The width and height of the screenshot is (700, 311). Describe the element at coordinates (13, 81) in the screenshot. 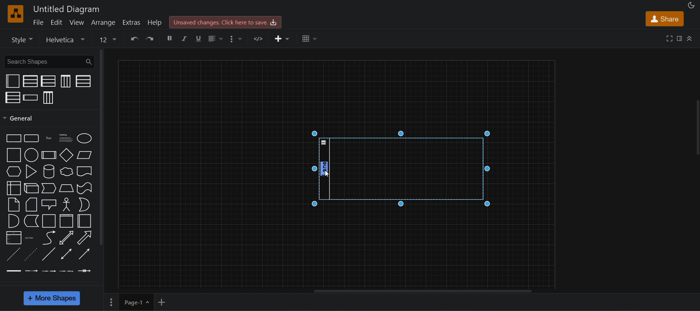

I see `container` at that location.